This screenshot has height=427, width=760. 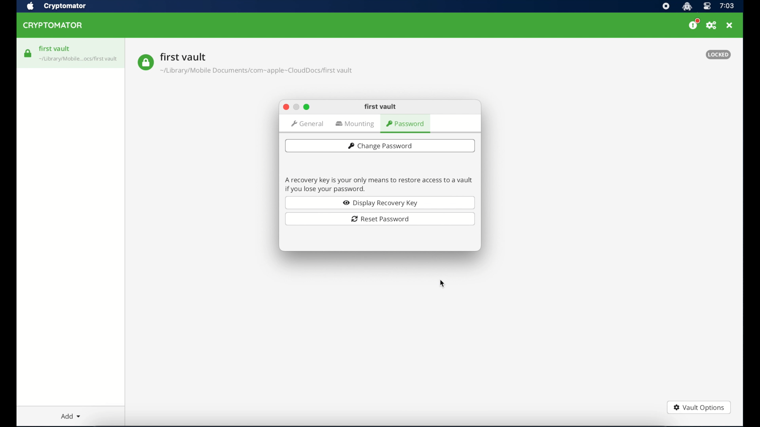 I want to click on preferences, so click(x=711, y=26).